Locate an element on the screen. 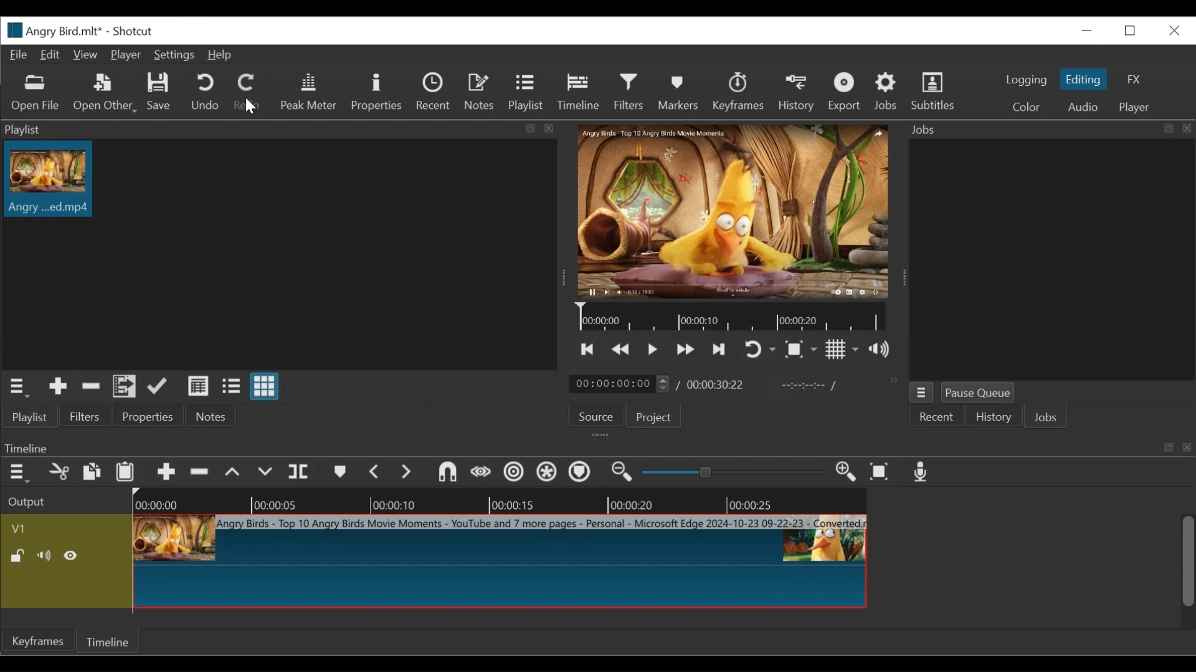 The height and width of the screenshot is (672, 1196). Rippe is located at coordinates (513, 474).